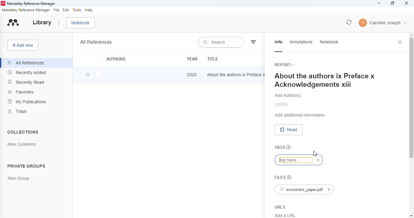  I want to click on notebook, so click(80, 23).